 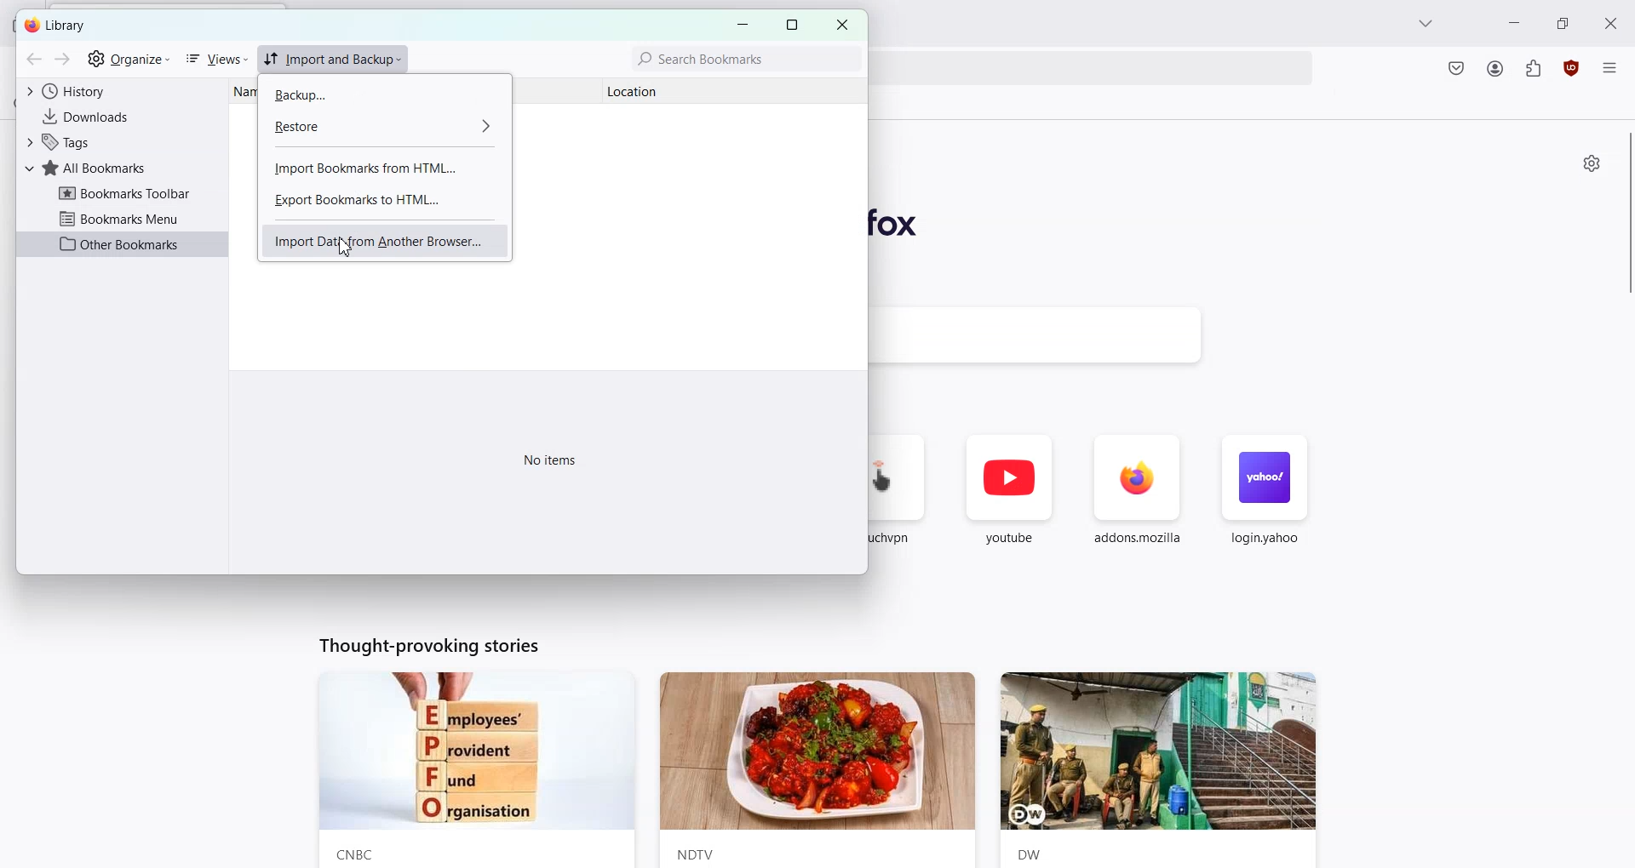 I want to click on News, so click(x=473, y=770).